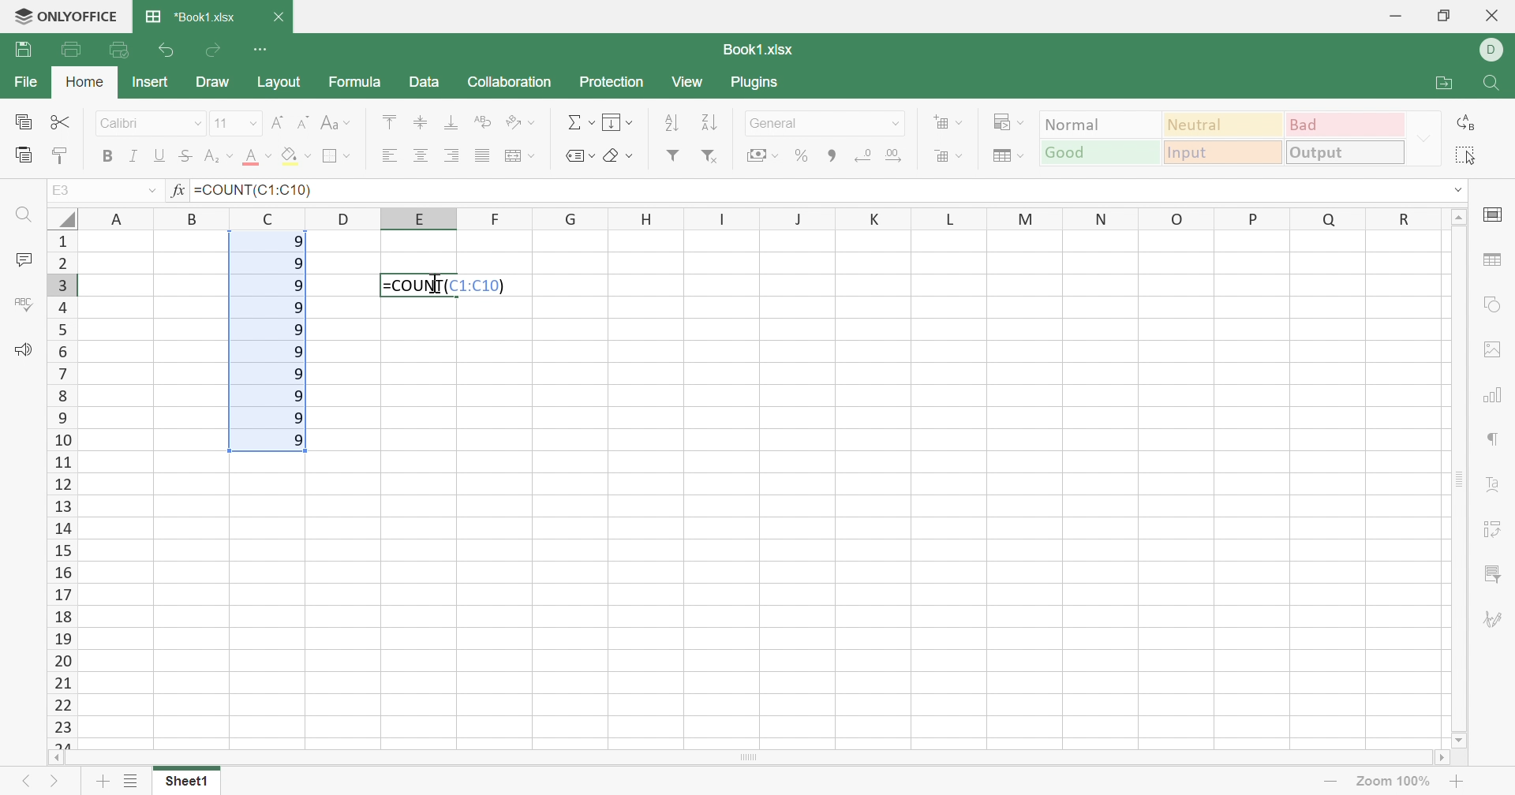 The width and height of the screenshot is (1515, 795). What do you see at coordinates (214, 83) in the screenshot?
I see `Draw` at bounding box center [214, 83].